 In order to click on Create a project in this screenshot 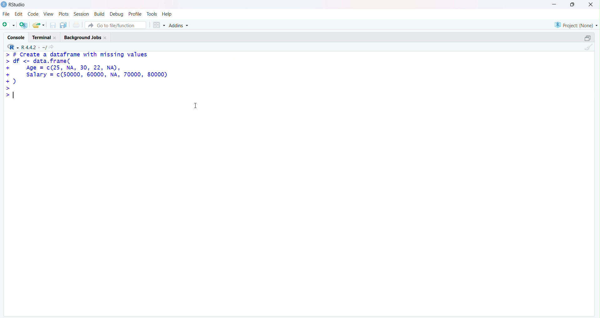, I will do `click(24, 24)`.